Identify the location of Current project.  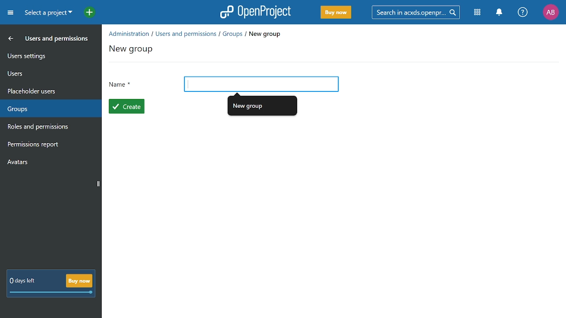
(48, 13).